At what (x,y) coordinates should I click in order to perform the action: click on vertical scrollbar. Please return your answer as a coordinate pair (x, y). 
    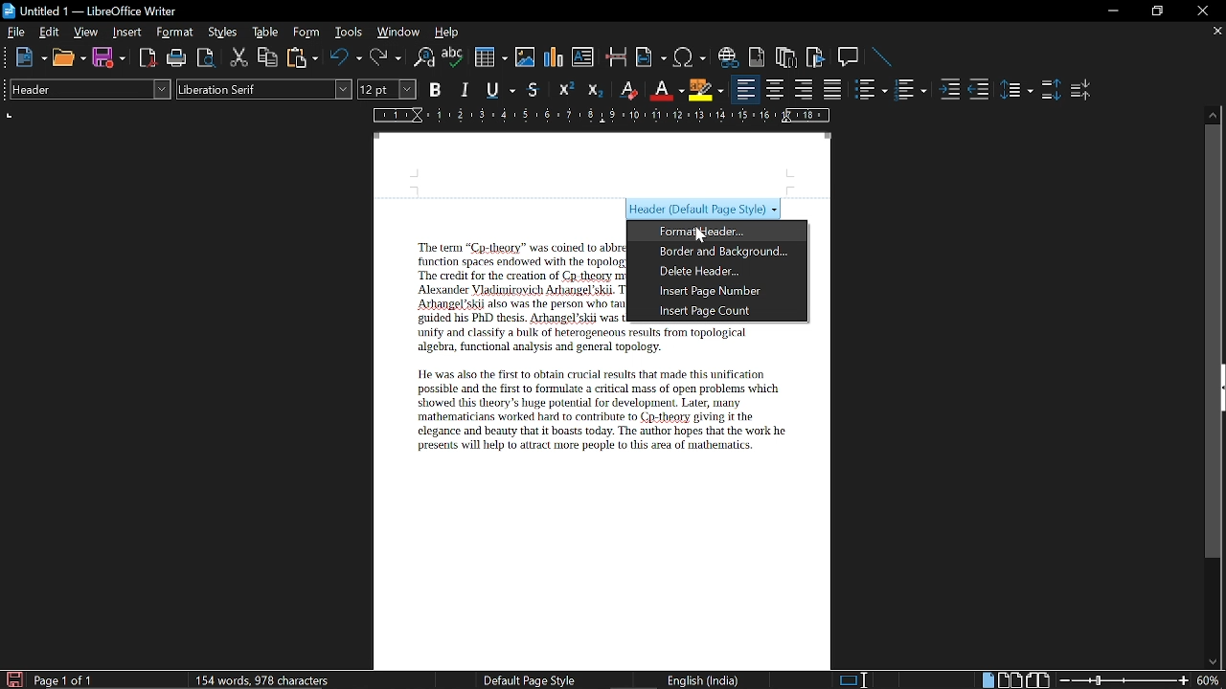
    Looking at the image, I should click on (1210, 342).